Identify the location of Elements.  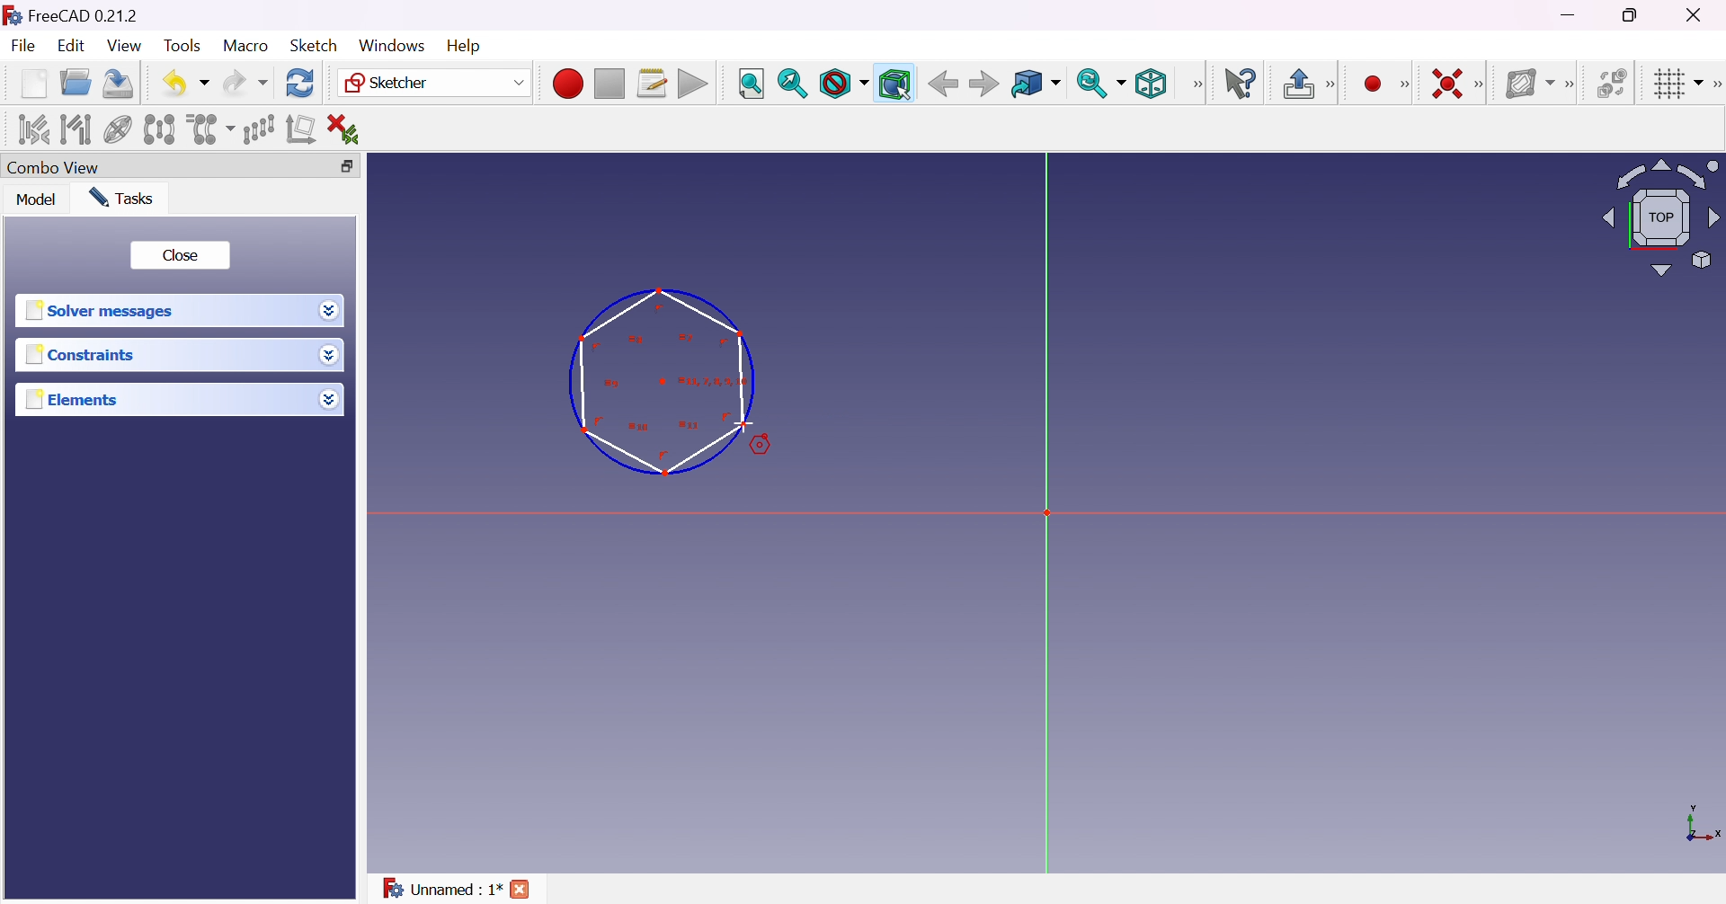
(76, 399).